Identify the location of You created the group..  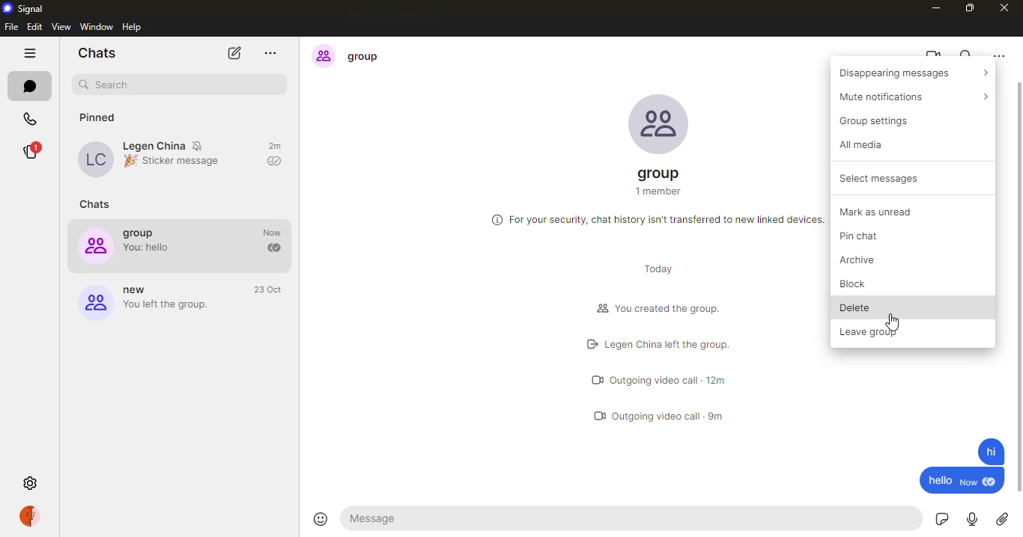
(673, 309).